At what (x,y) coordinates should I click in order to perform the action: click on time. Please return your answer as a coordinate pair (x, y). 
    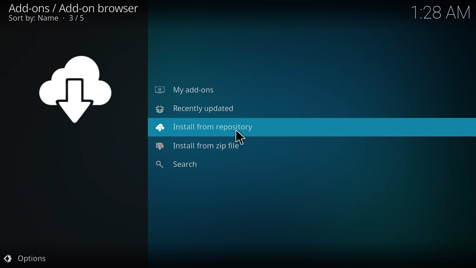
    Looking at the image, I should click on (442, 13).